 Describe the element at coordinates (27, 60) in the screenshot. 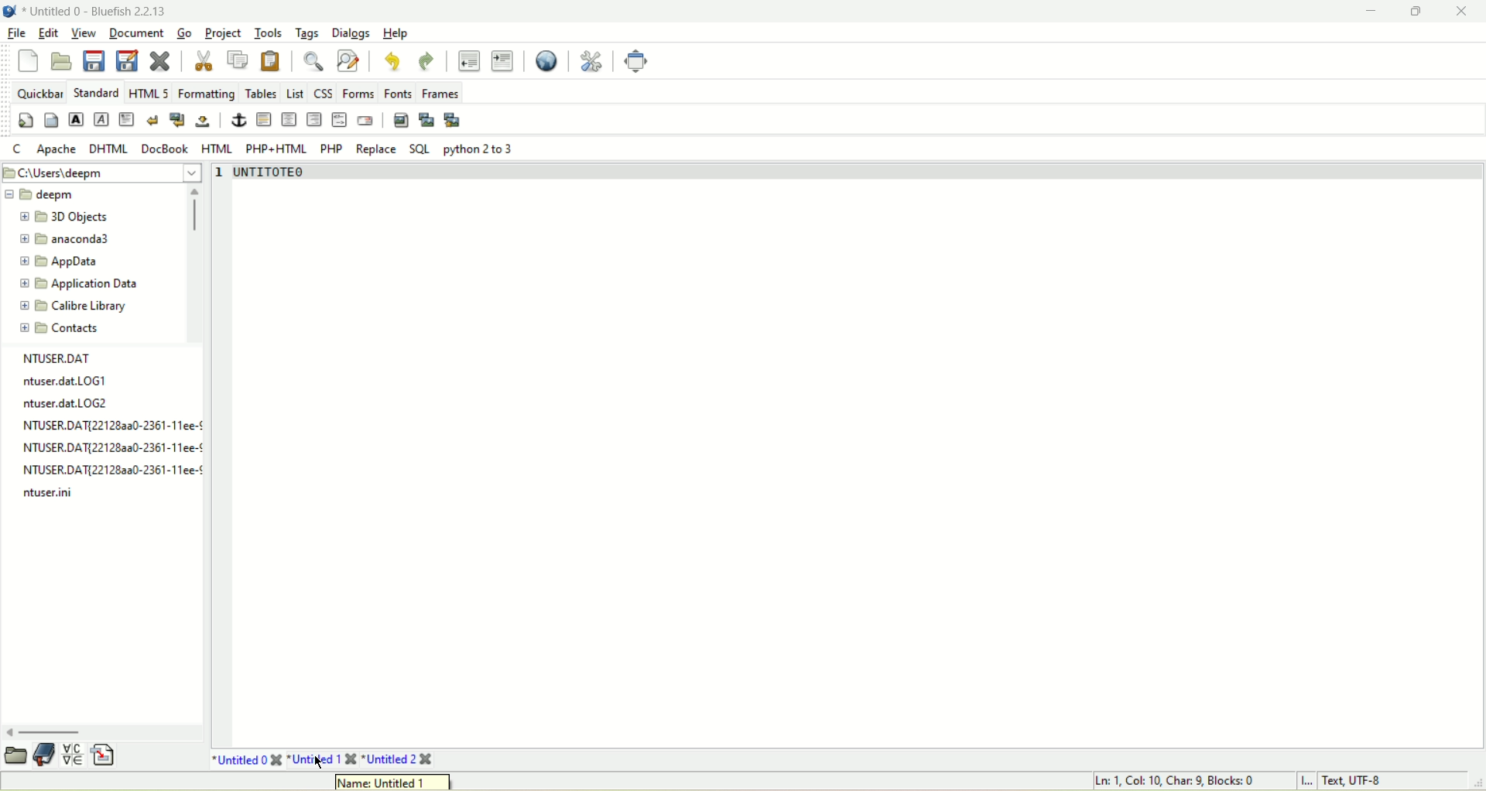

I see `new ` at that location.